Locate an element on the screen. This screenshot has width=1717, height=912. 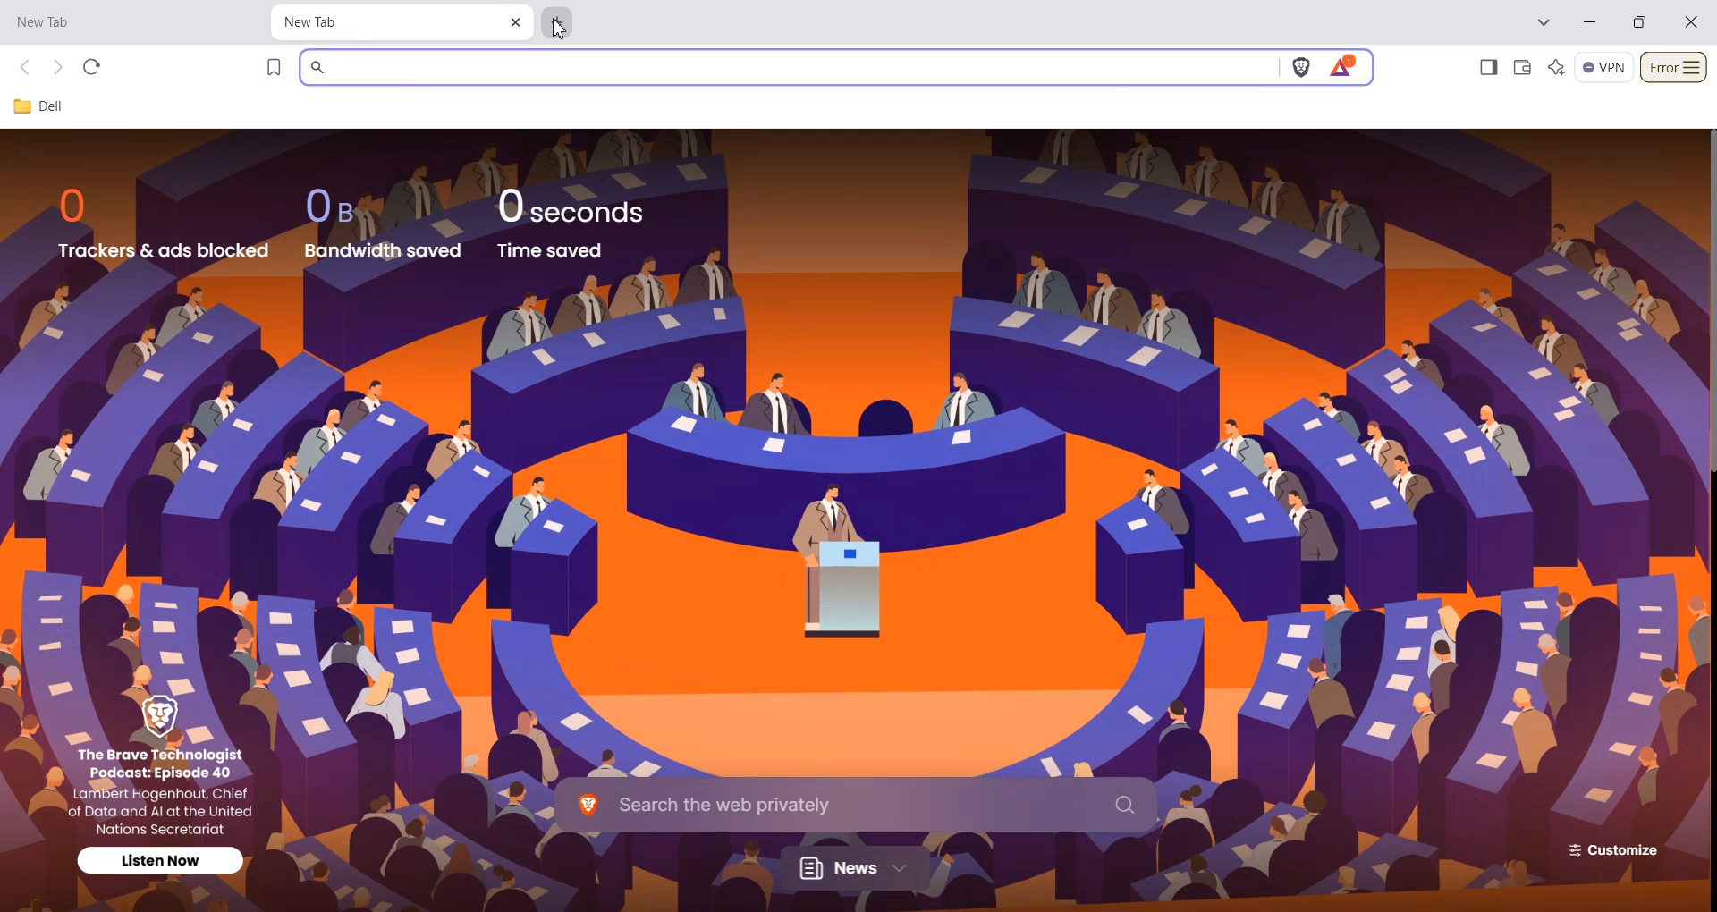
Search Bar is located at coordinates (856, 803).